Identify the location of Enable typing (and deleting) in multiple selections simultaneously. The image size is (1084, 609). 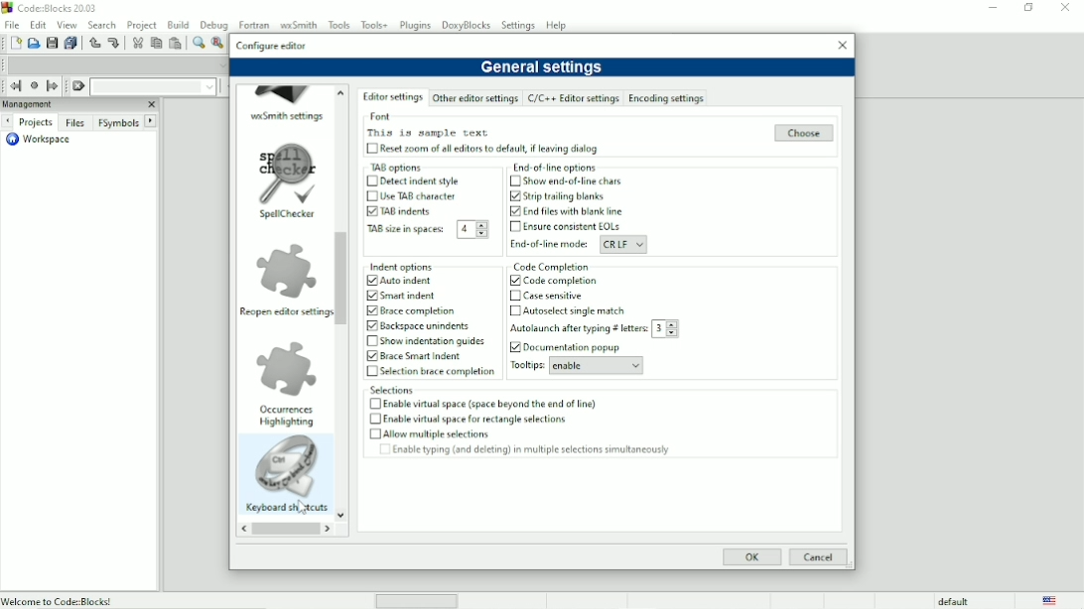
(540, 450).